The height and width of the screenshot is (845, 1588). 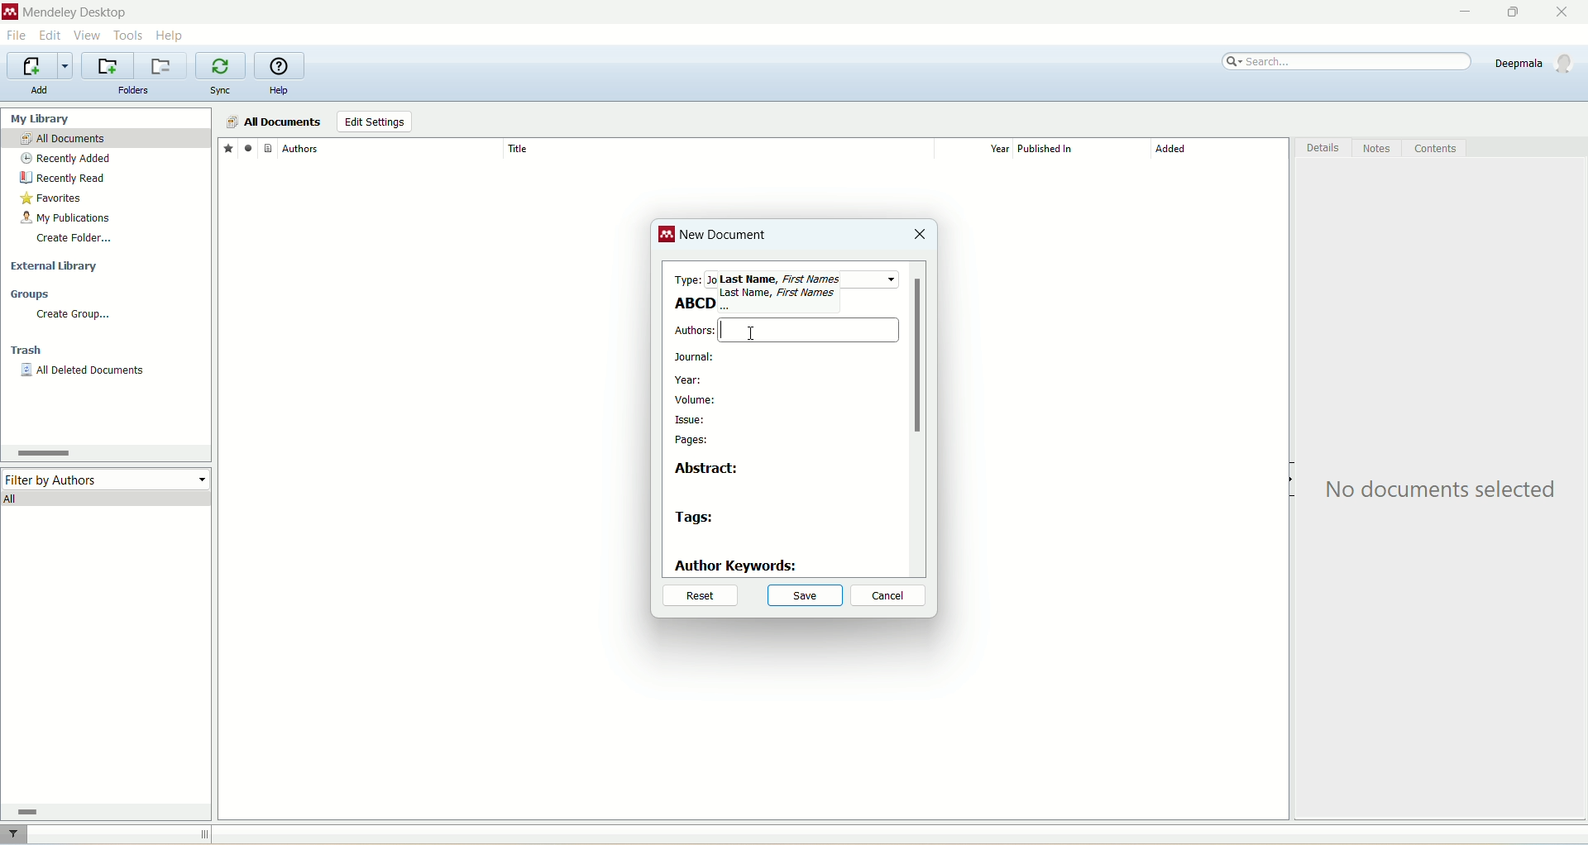 What do you see at coordinates (108, 66) in the screenshot?
I see `create a new folder` at bounding box center [108, 66].